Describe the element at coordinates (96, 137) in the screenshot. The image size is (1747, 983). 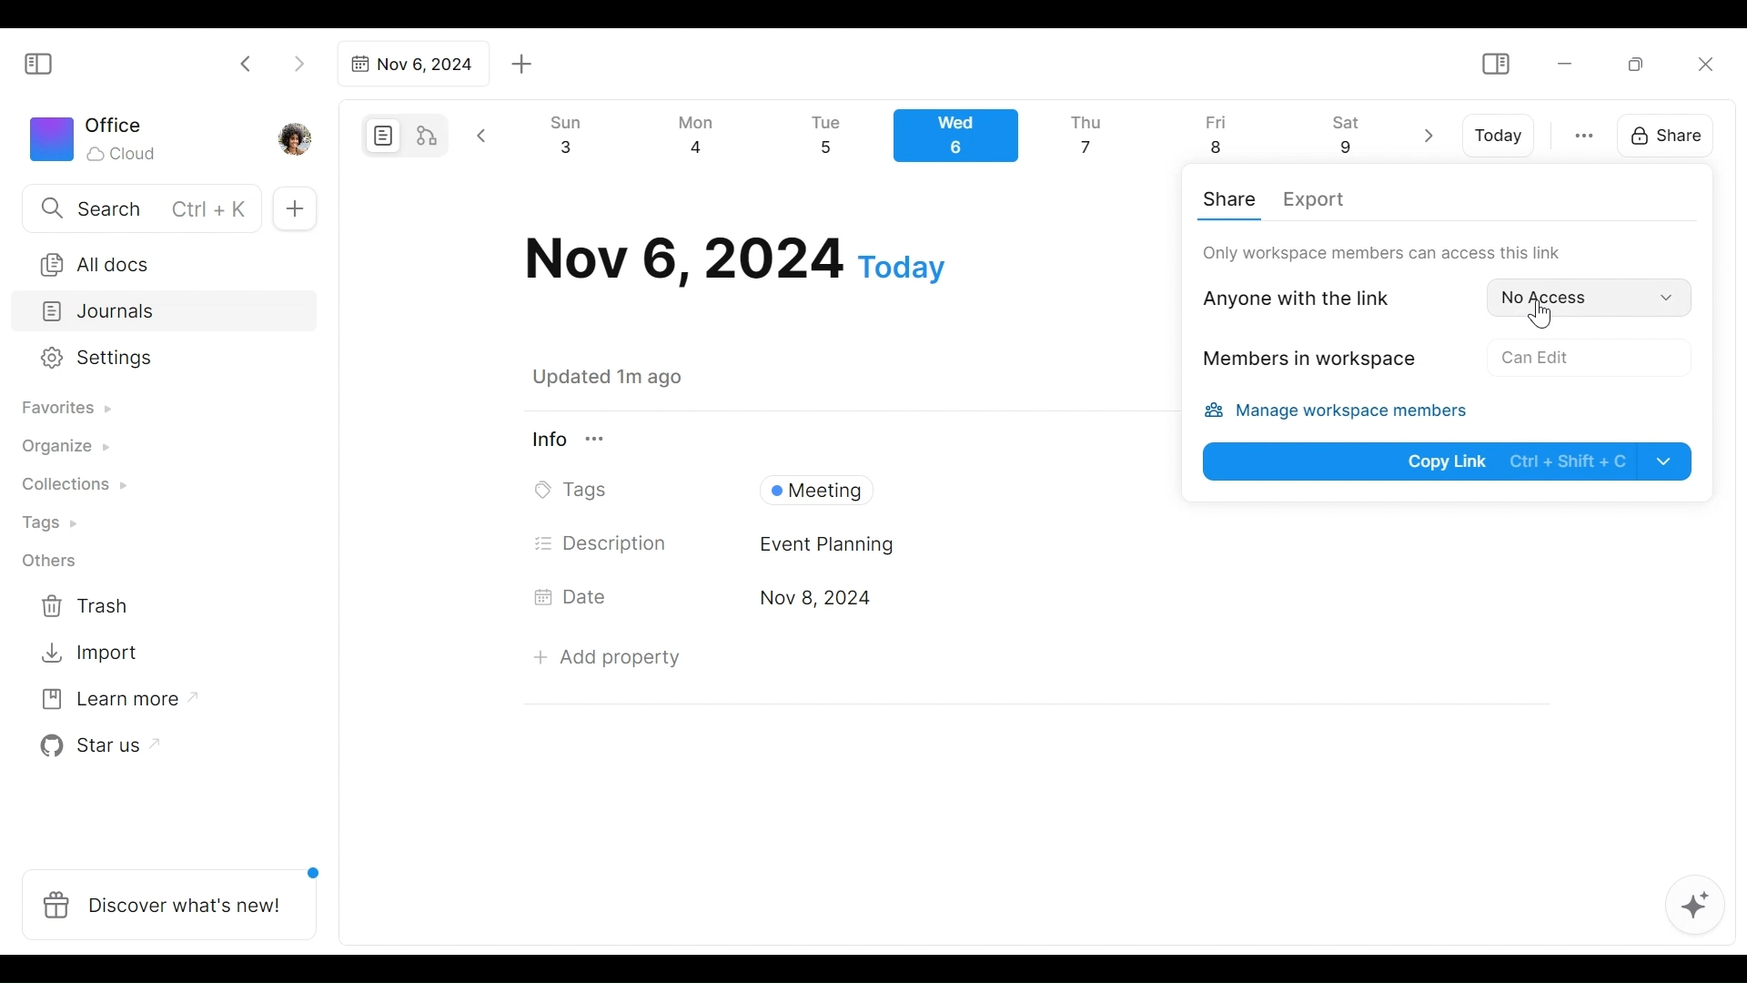
I see `Workspace icon` at that location.